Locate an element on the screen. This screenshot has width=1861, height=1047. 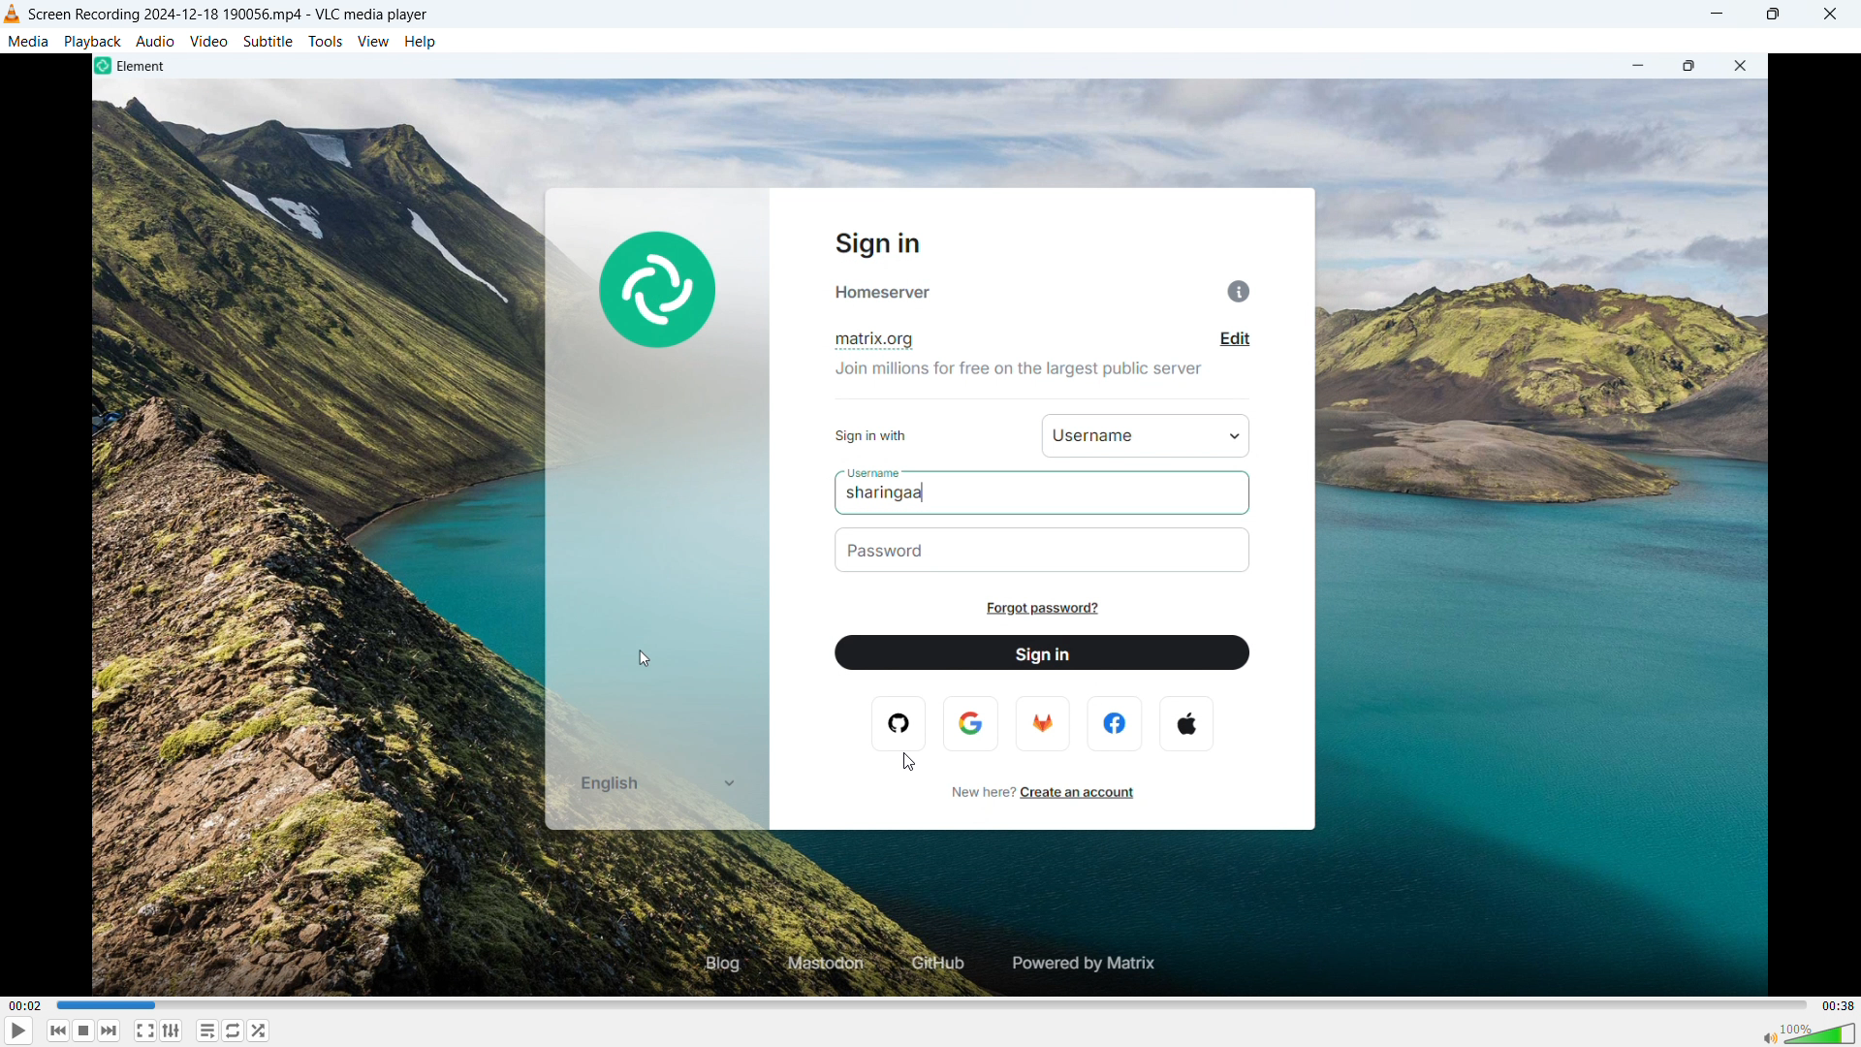
toggle between loop all, loop one & no loop is located at coordinates (233, 1031).